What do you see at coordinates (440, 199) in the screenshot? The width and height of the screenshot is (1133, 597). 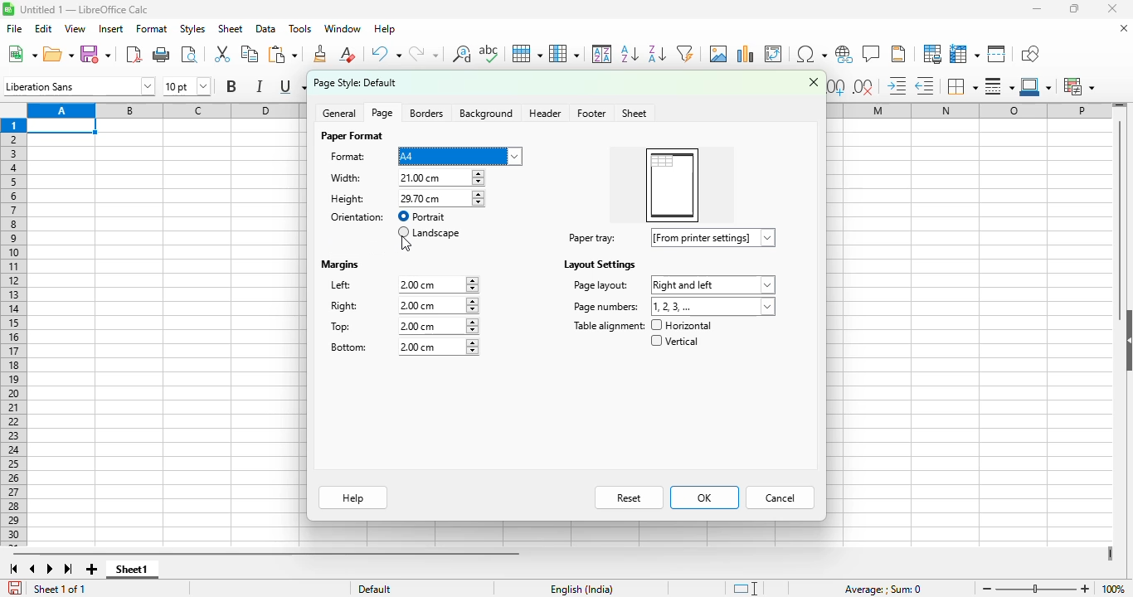 I see `29.70cm` at bounding box center [440, 199].